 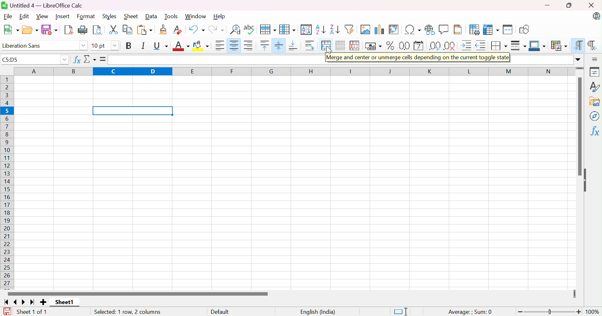 I want to click on Bold, so click(x=129, y=46).